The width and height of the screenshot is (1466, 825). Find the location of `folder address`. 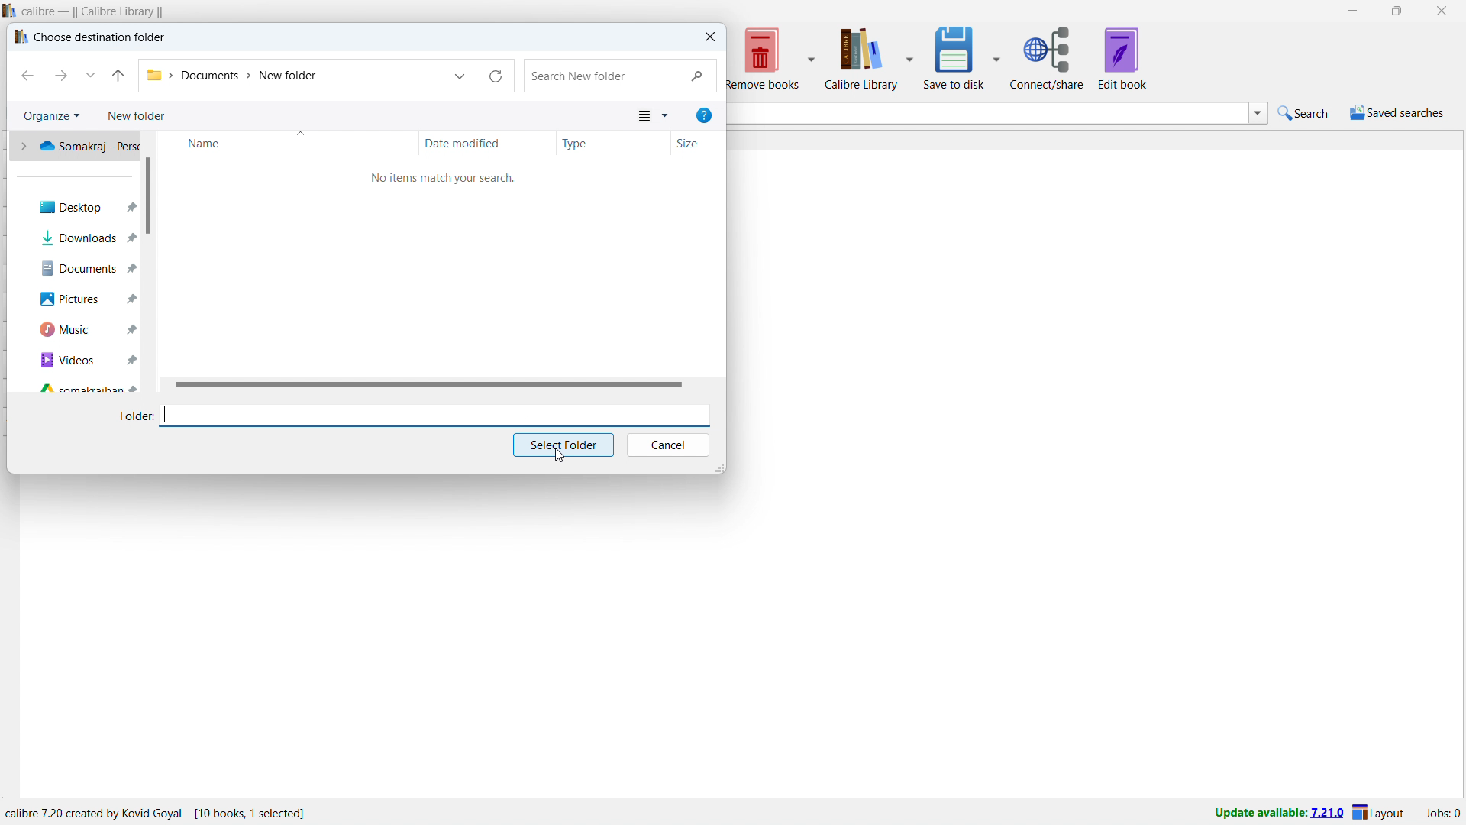

folder address is located at coordinates (292, 76).